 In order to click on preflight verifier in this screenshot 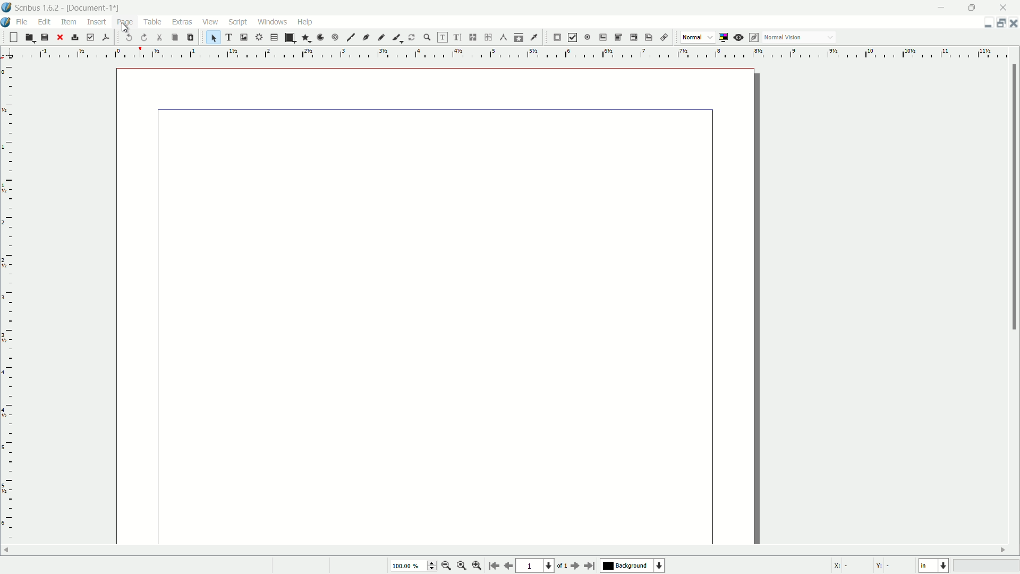, I will do `click(90, 38)`.